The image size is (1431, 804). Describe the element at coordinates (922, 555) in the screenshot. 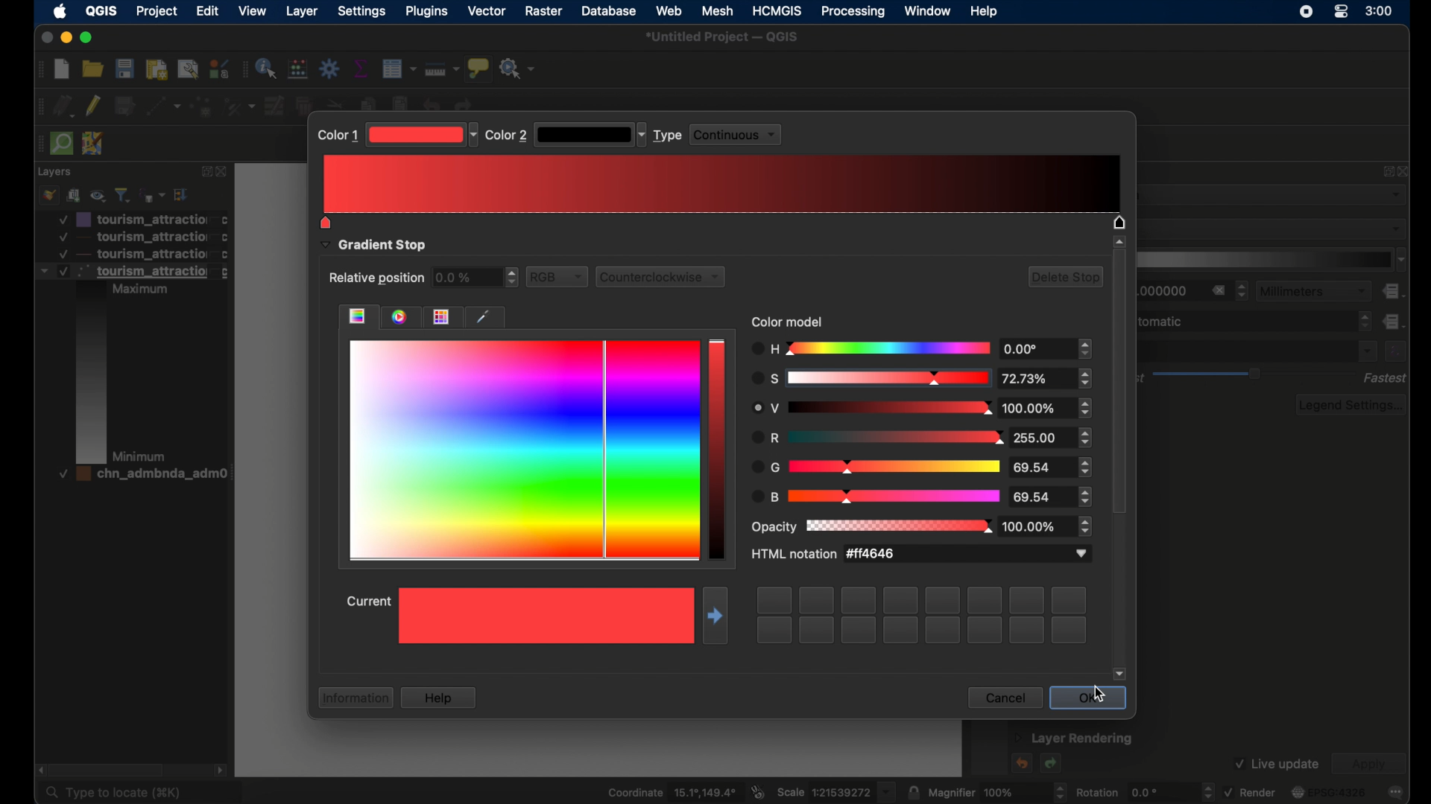

I see `HTML notation` at that location.